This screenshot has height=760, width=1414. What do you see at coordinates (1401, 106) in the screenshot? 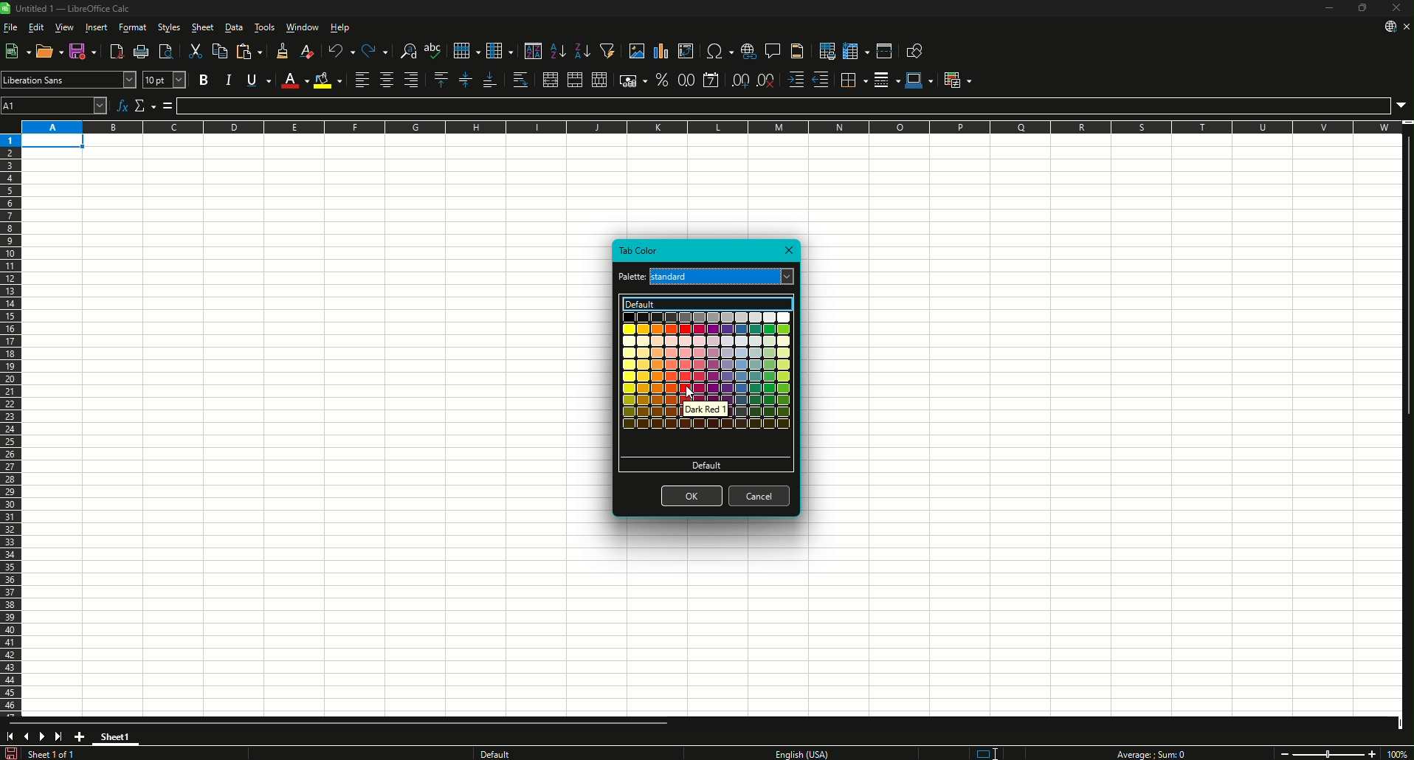
I see `Expand Formula Bar` at bounding box center [1401, 106].